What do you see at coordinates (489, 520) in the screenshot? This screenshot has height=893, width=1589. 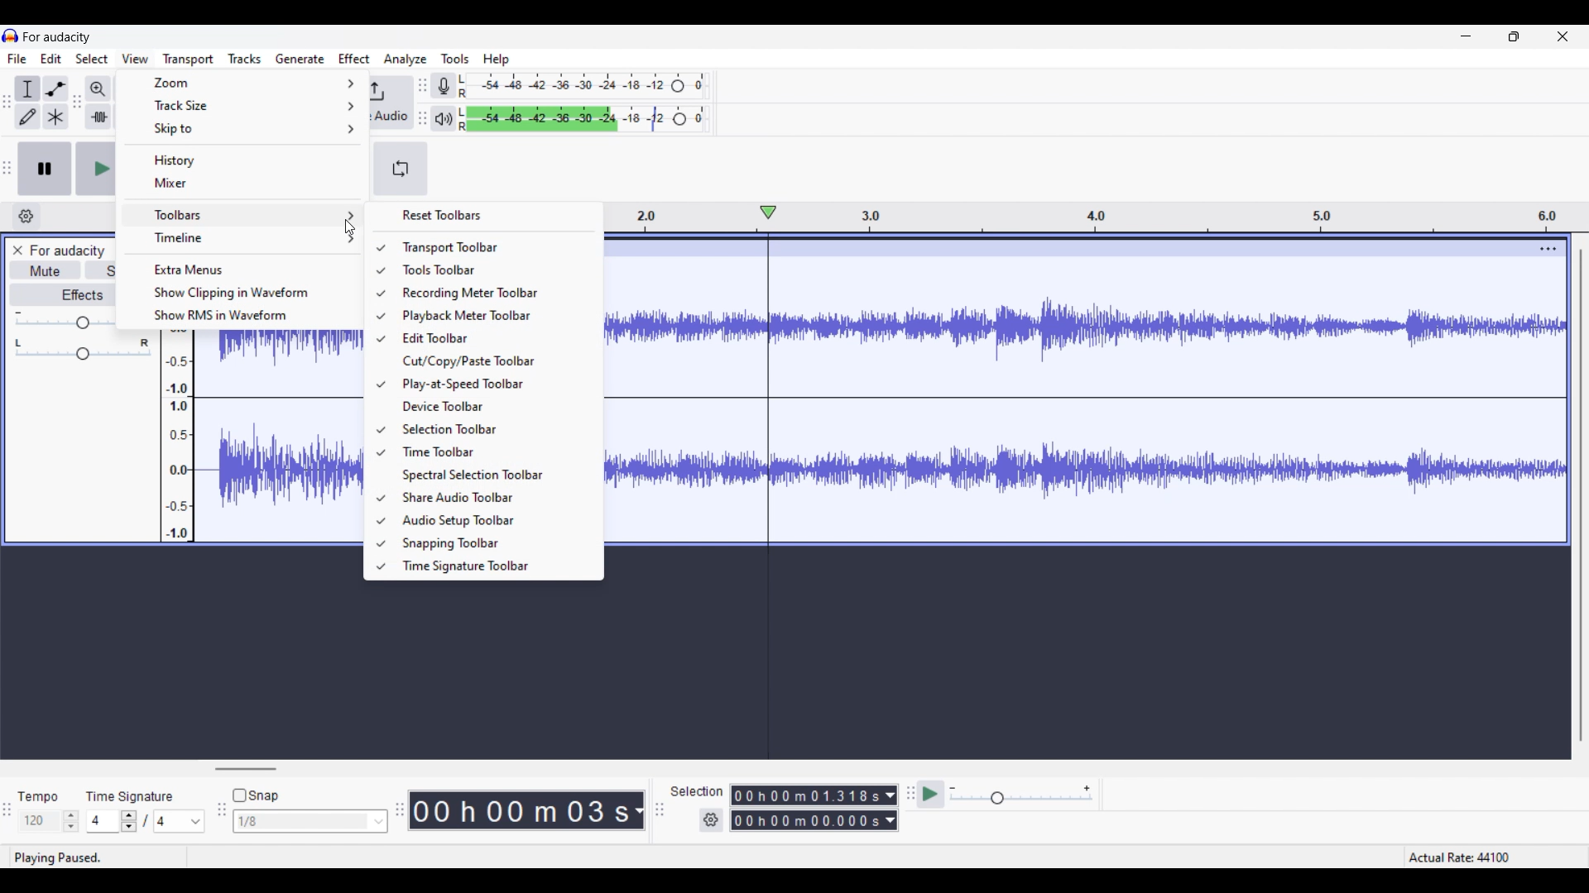 I see `Audio setup toolbar` at bounding box center [489, 520].